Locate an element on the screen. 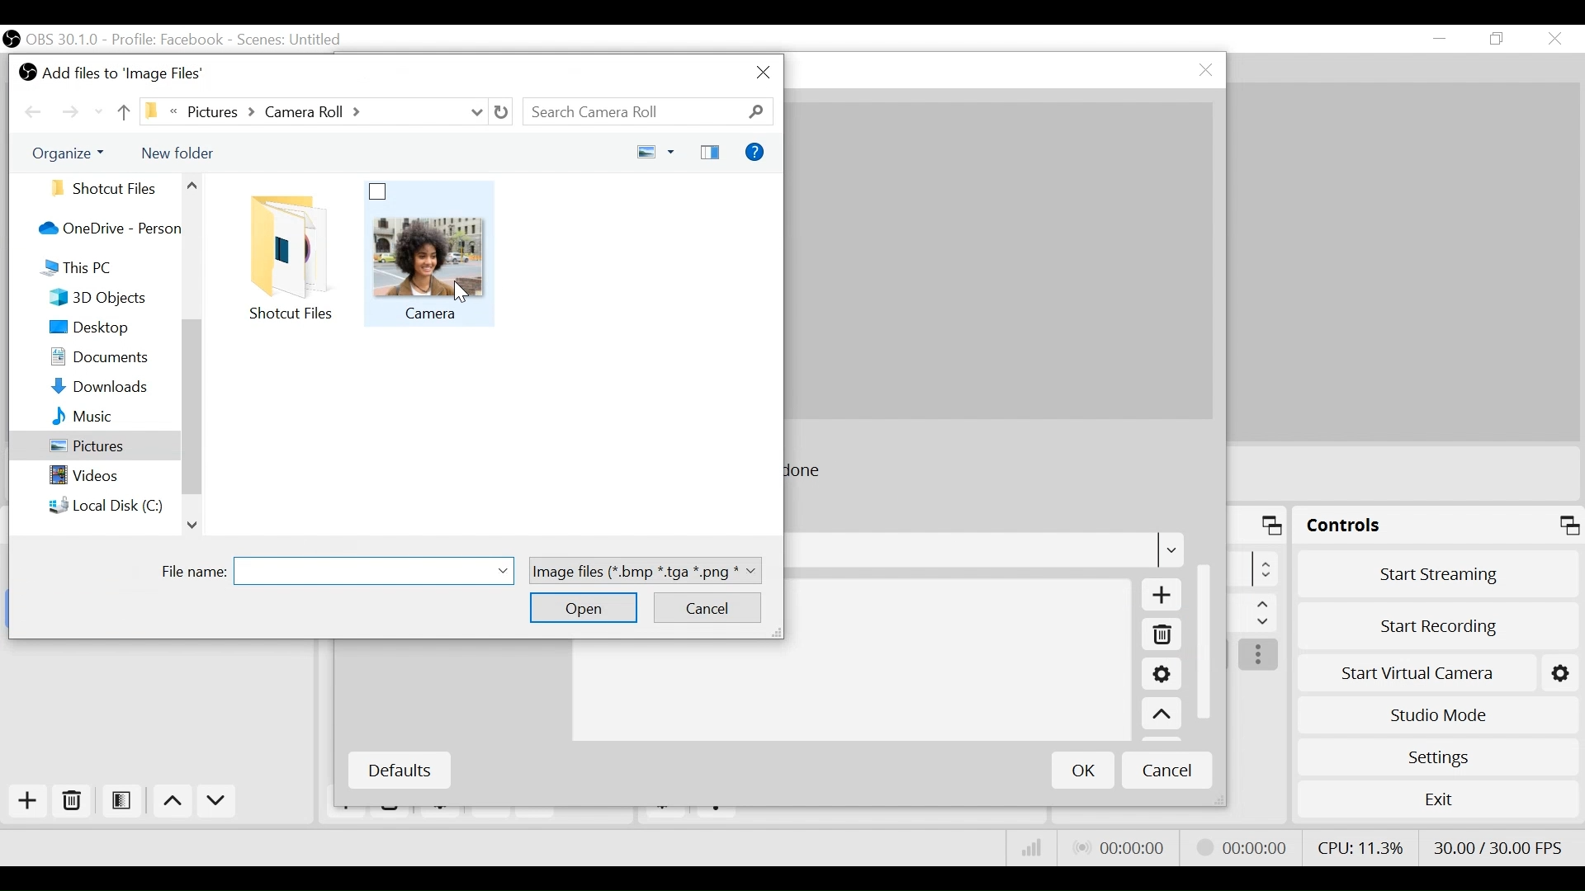 The height and width of the screenshot is (891, 1585). OBS Version is located at coordinates (65, 40).